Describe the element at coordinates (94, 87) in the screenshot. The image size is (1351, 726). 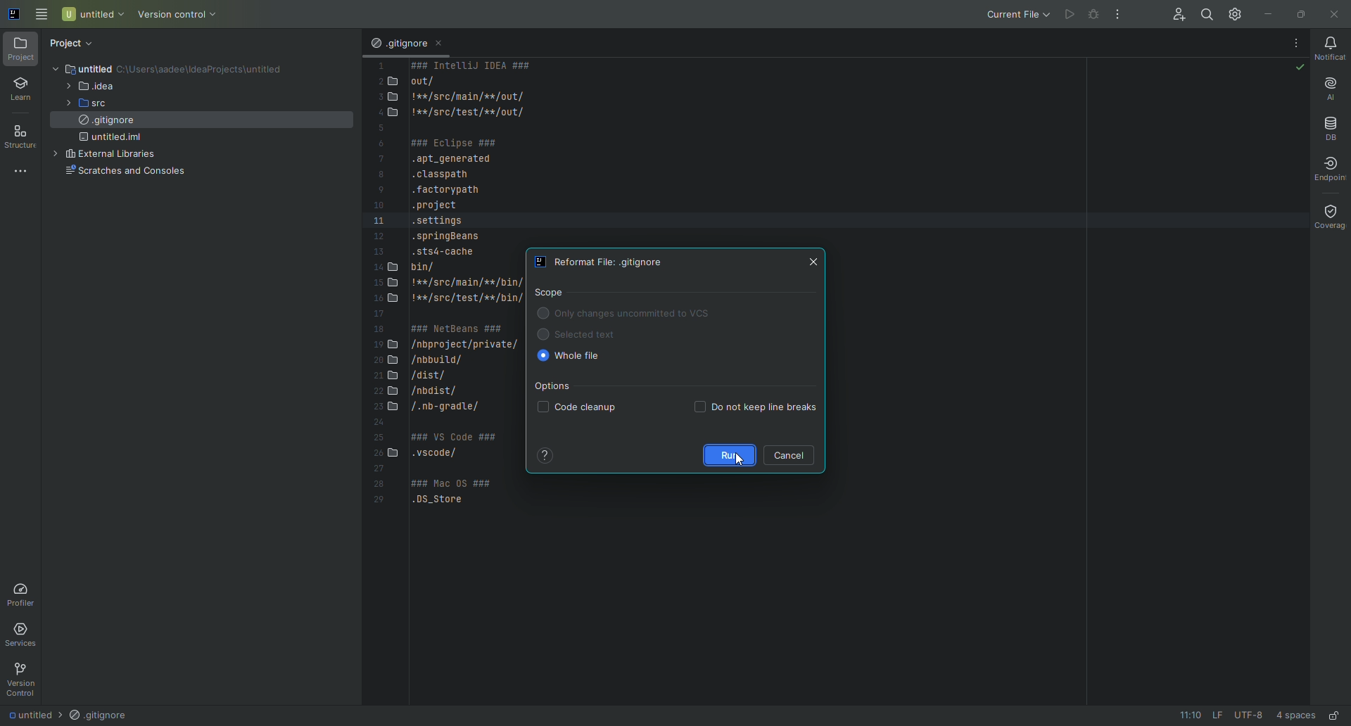
I see `.idea` at that location.